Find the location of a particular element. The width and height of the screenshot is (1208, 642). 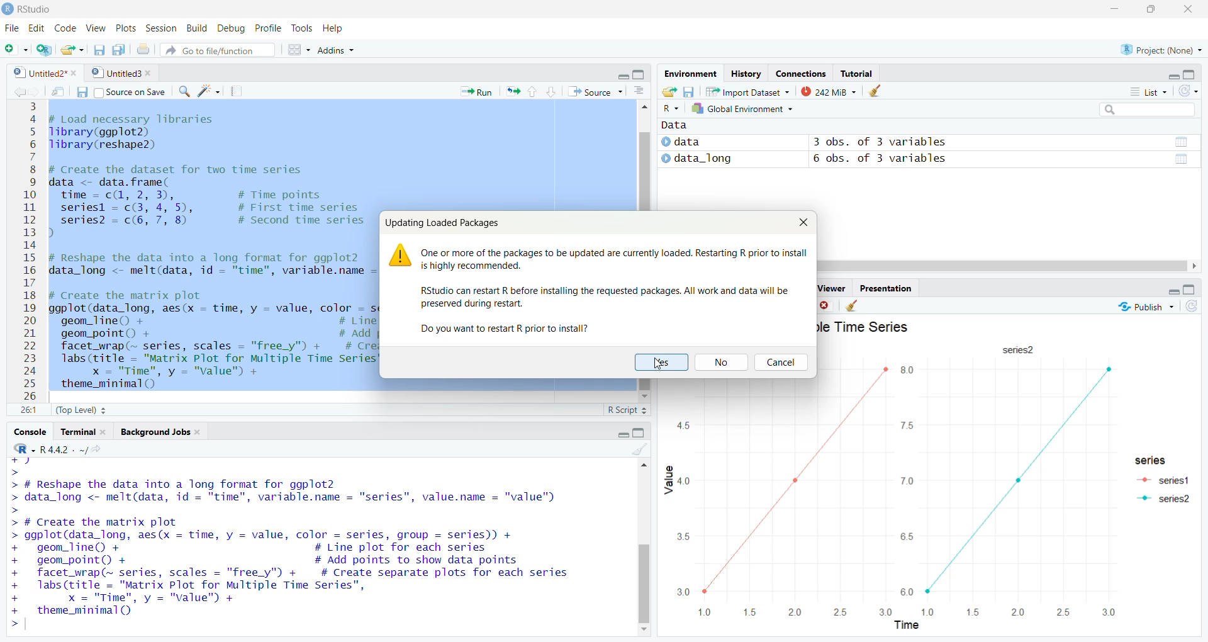

minimize is located at coordinates (1173, 76).